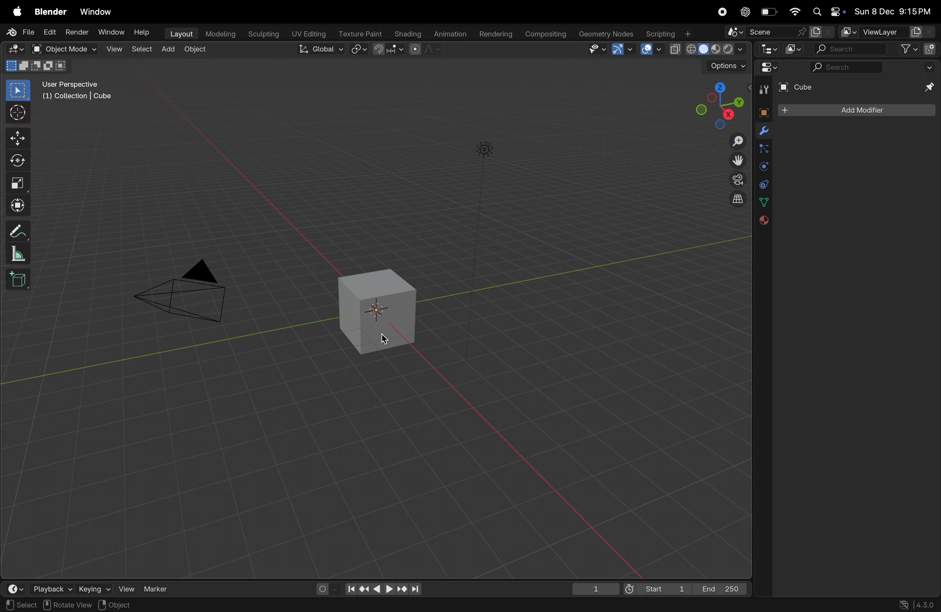 The height and width of the screenshot is (612, 941). Describe the element at coordinates (160, 588) in the screenshot. I see `maker` at that location.